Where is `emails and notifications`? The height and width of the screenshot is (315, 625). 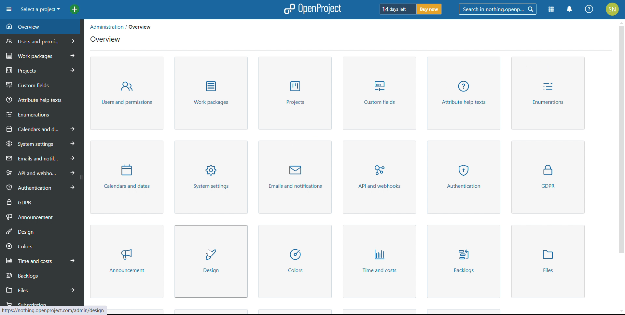 emails and notifications is located at coordinates (295, 177).